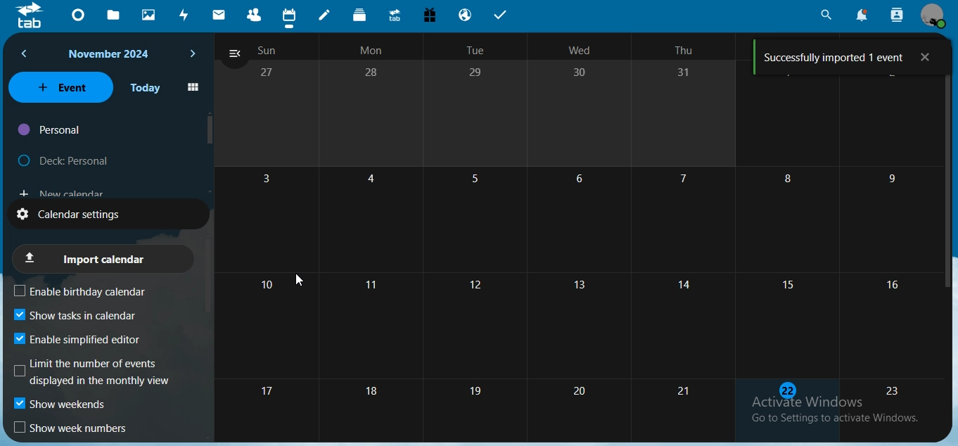  I want to click on notes, so click(327, 15).